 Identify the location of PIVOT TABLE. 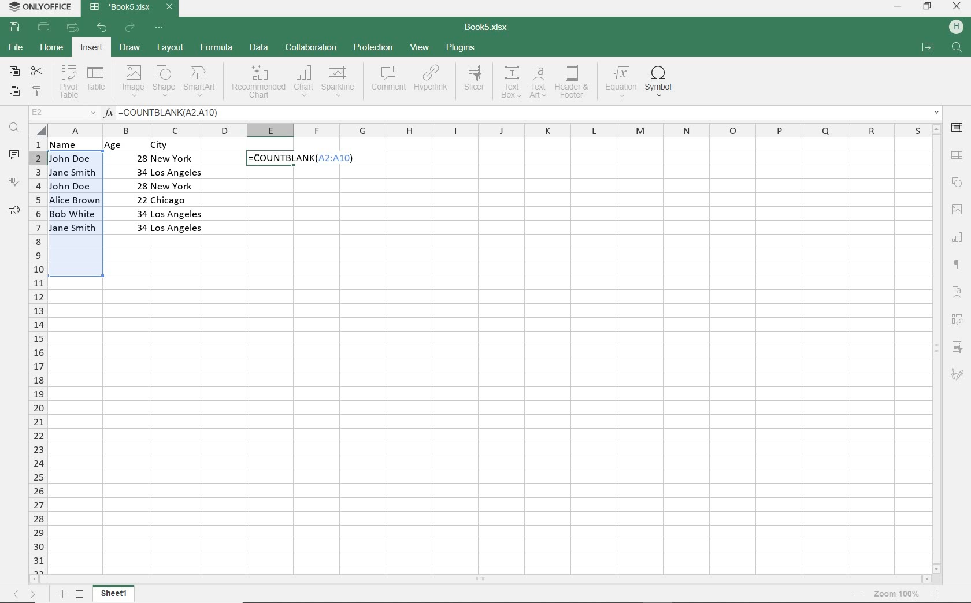
(959, 318).